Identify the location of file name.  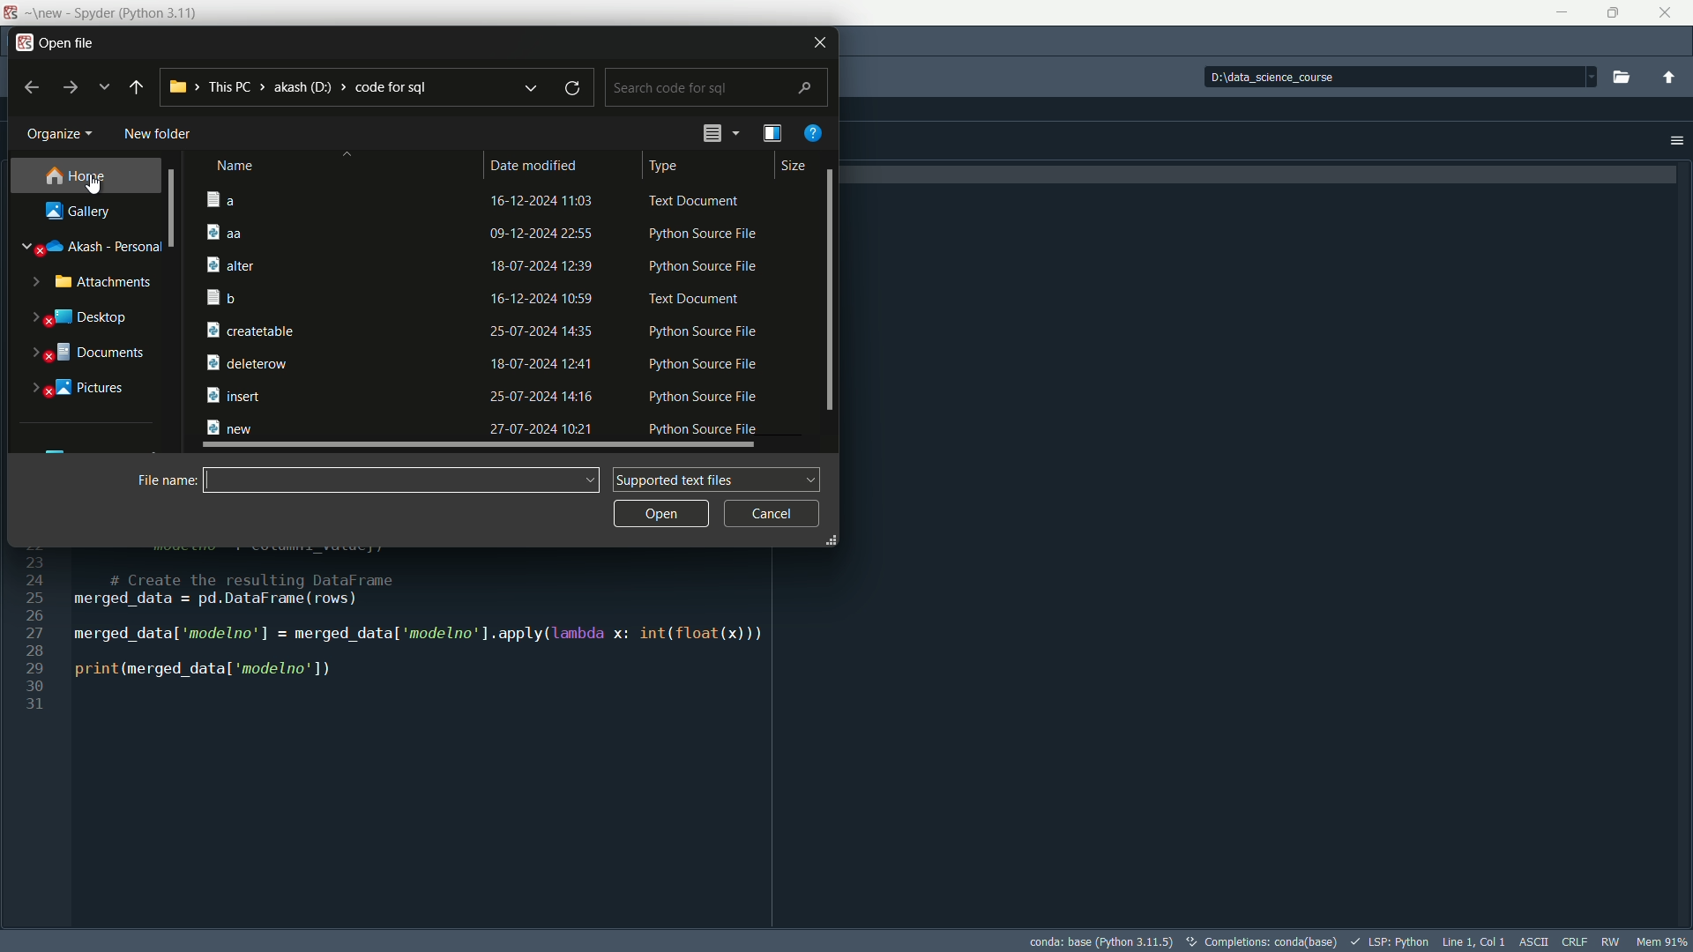
(326, 199).